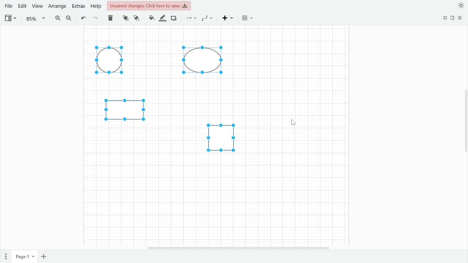  Describe the element at coordinates (23, 7) in the screenshot. I see `` at that location.